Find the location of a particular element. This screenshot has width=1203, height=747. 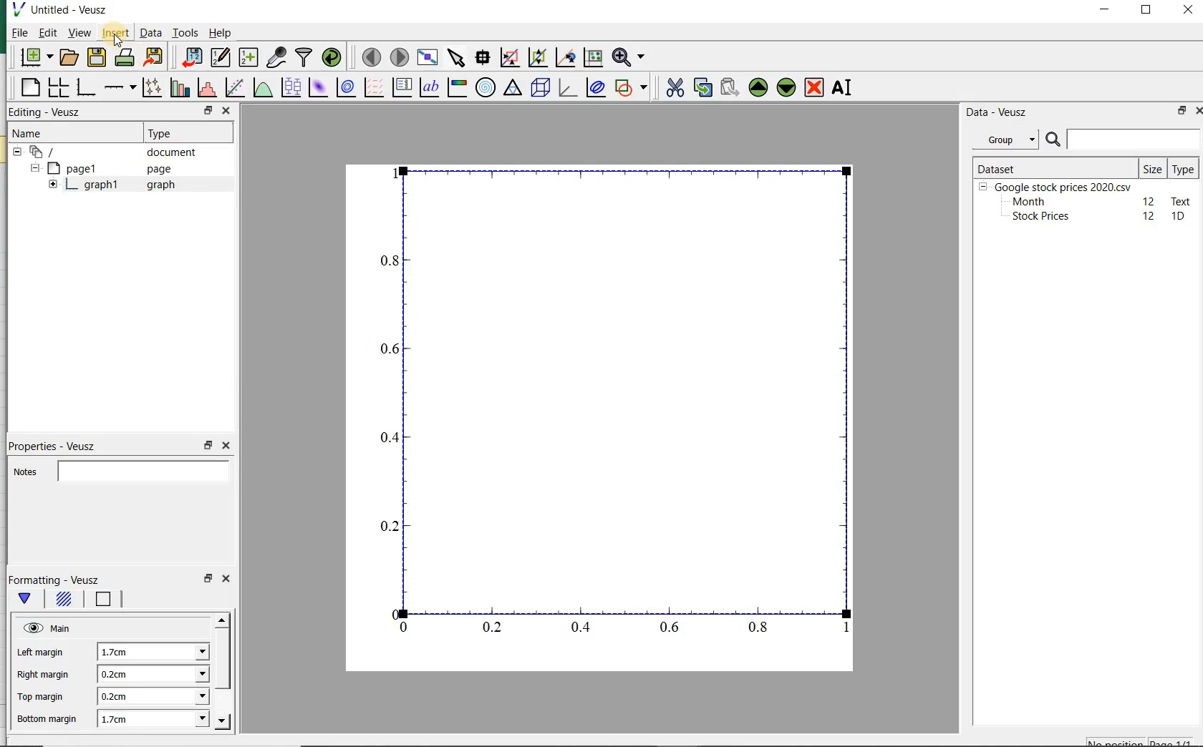

Properties - Veusz is located at coordinates (54, 445).